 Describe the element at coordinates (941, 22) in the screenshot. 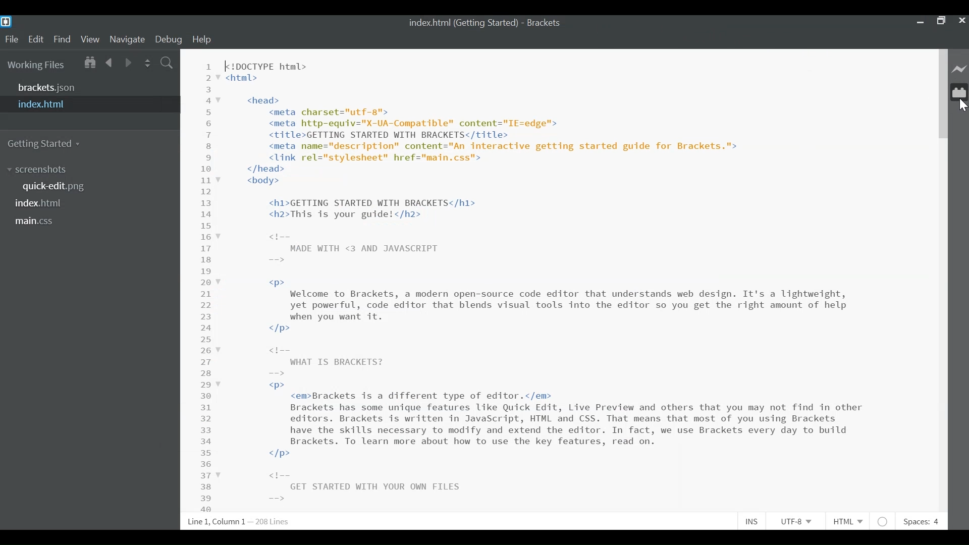

I see `Restore` at that location.